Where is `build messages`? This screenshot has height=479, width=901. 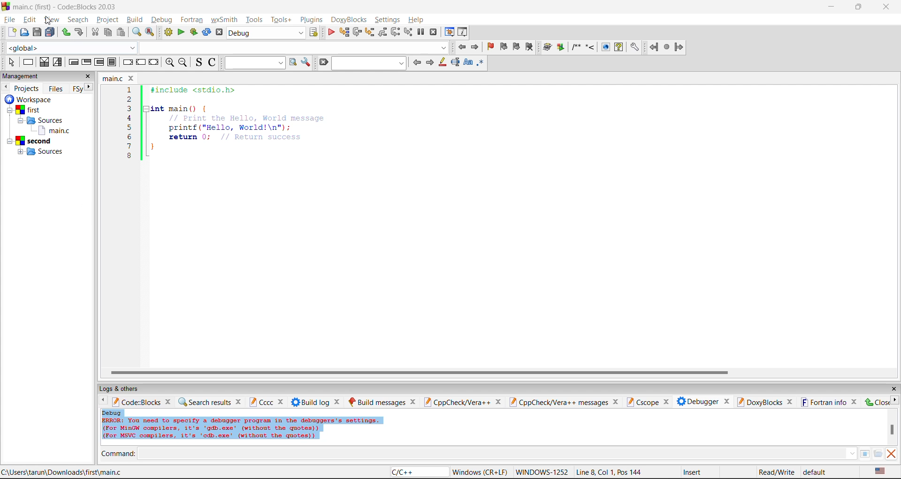 build messages is located at coordinates (383, 401).